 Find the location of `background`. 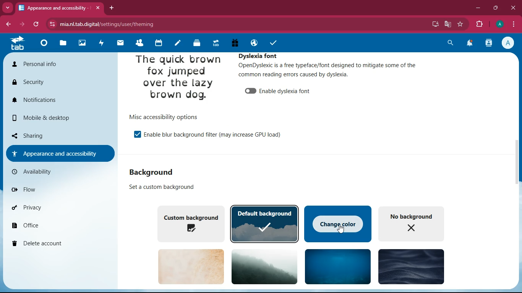

background is located at coordinates (410, 266).